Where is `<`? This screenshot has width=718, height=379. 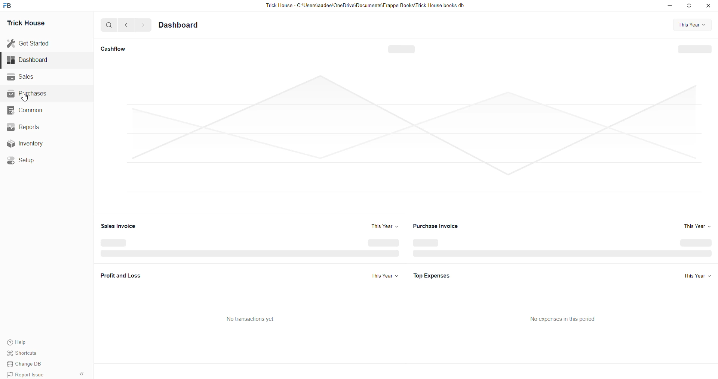
< is located at coordinates (125, 25).